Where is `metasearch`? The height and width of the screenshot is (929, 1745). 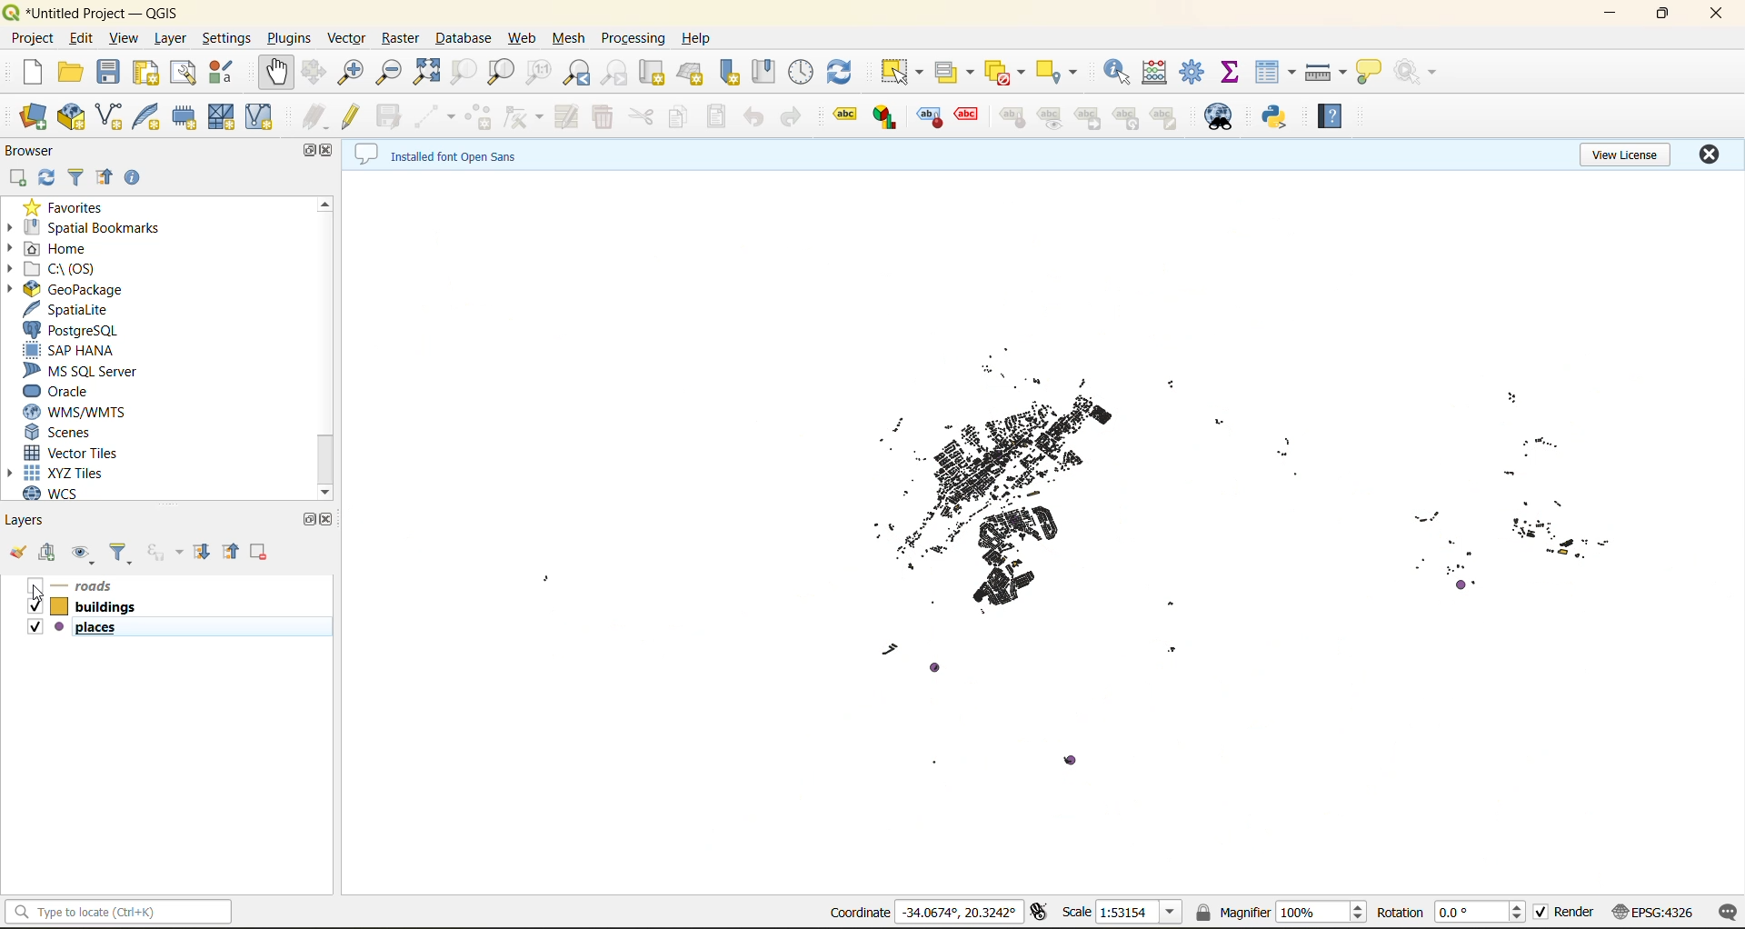 metasearch is located at coordinates (1221, 117).